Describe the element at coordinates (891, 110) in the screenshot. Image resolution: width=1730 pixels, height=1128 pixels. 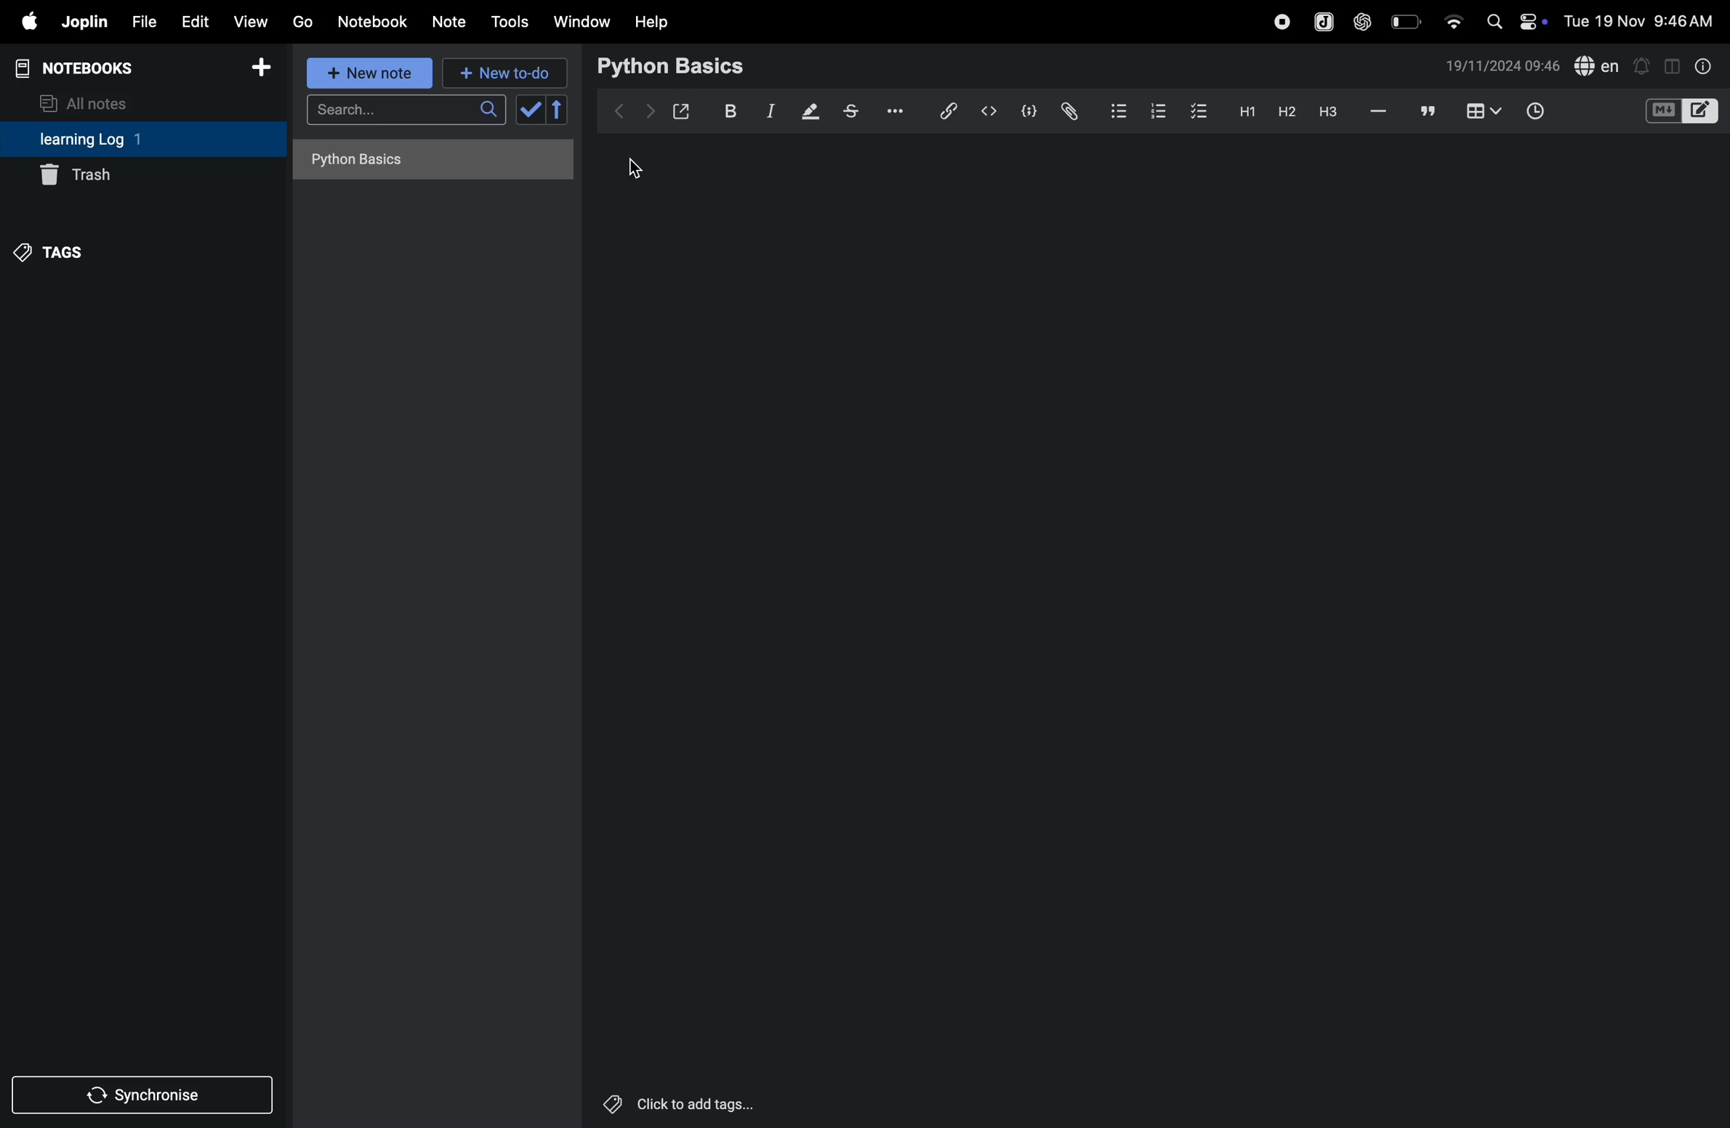
I see `options` at that location.